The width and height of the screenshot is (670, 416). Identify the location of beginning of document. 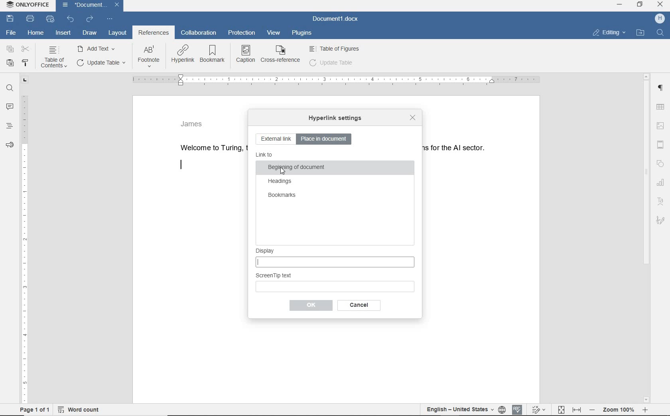
(297, 168).